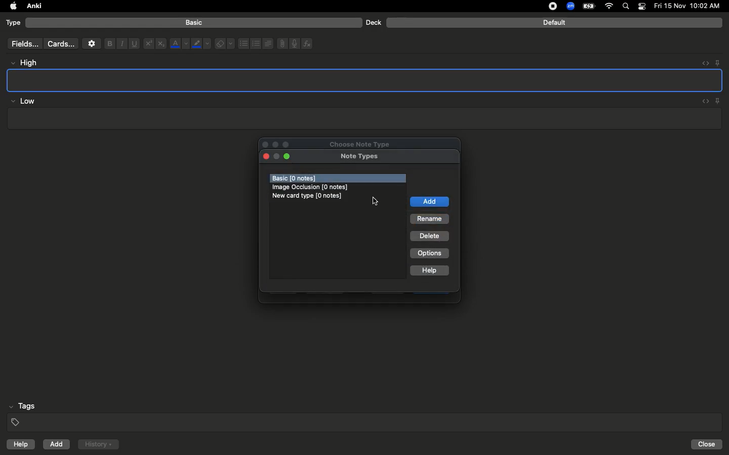 The image size is (729, 455). What do you see at coordinates (161, 44) in the screenshot?
I see `Subscript` at bounding box center [161, 44].